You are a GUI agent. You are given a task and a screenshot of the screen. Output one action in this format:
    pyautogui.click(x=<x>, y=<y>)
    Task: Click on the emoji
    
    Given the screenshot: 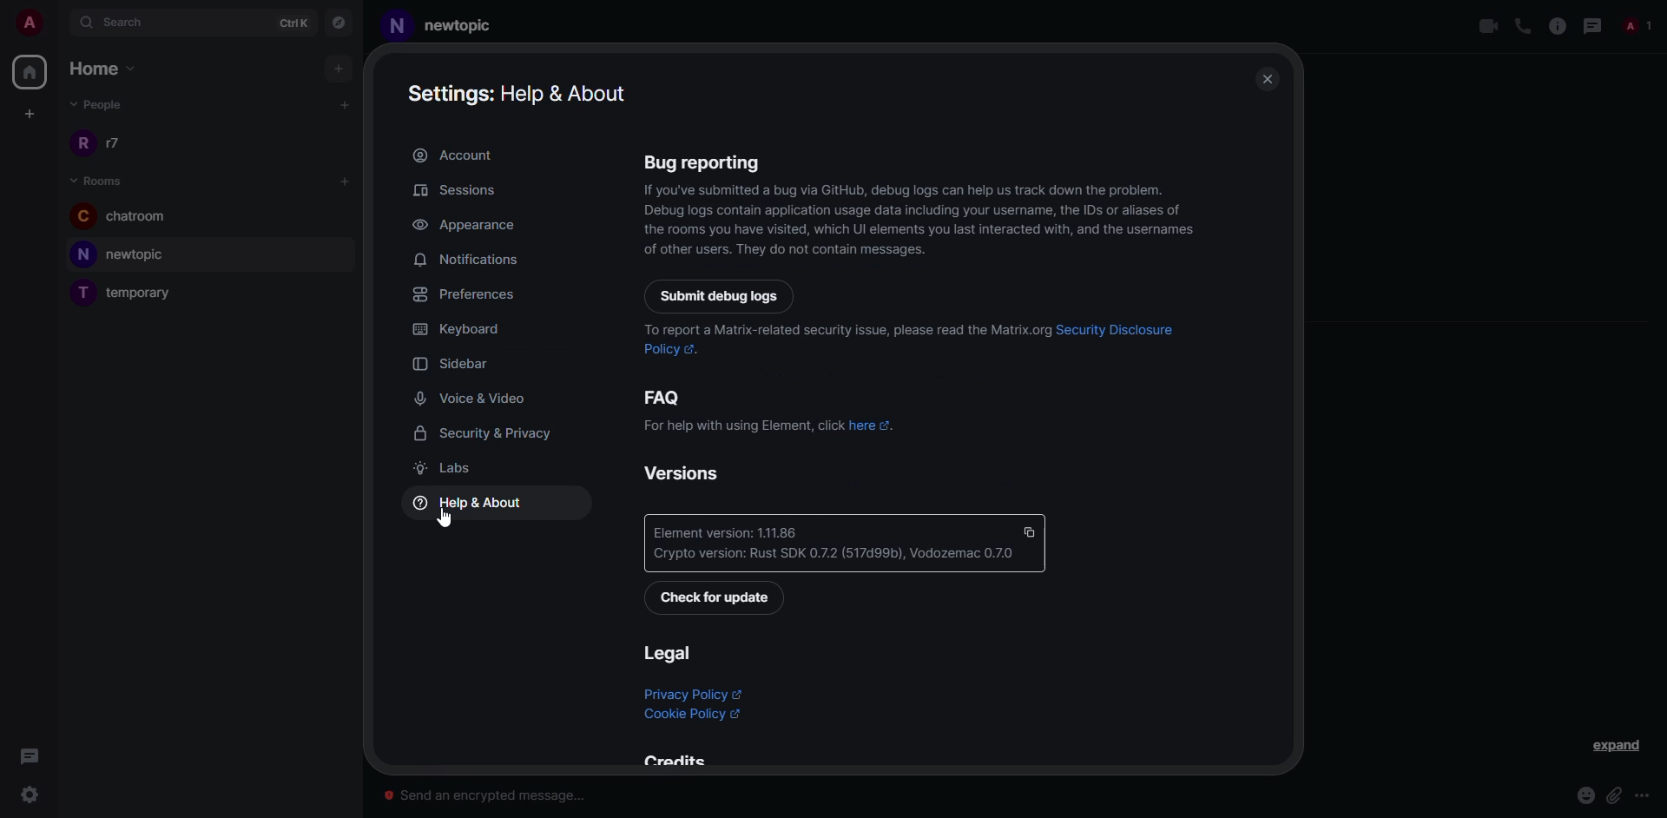 What is the action you would take?
    pyautogui.click(x=1585, y=797)
    